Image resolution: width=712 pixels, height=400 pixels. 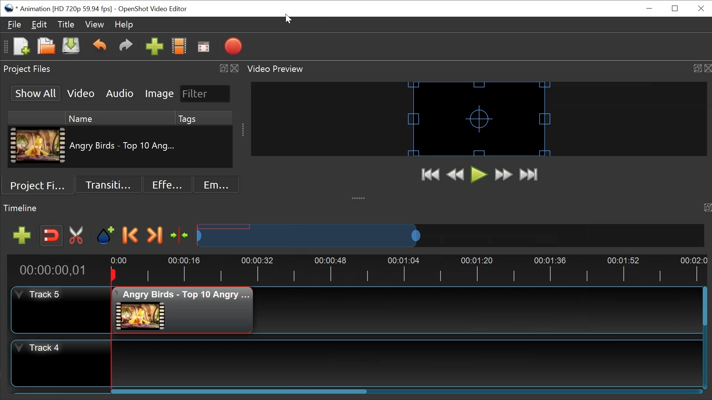 What do you see at coordinates (215, 184) in the screenshot?
I see `Emoji` at bounding box center [215, 184].